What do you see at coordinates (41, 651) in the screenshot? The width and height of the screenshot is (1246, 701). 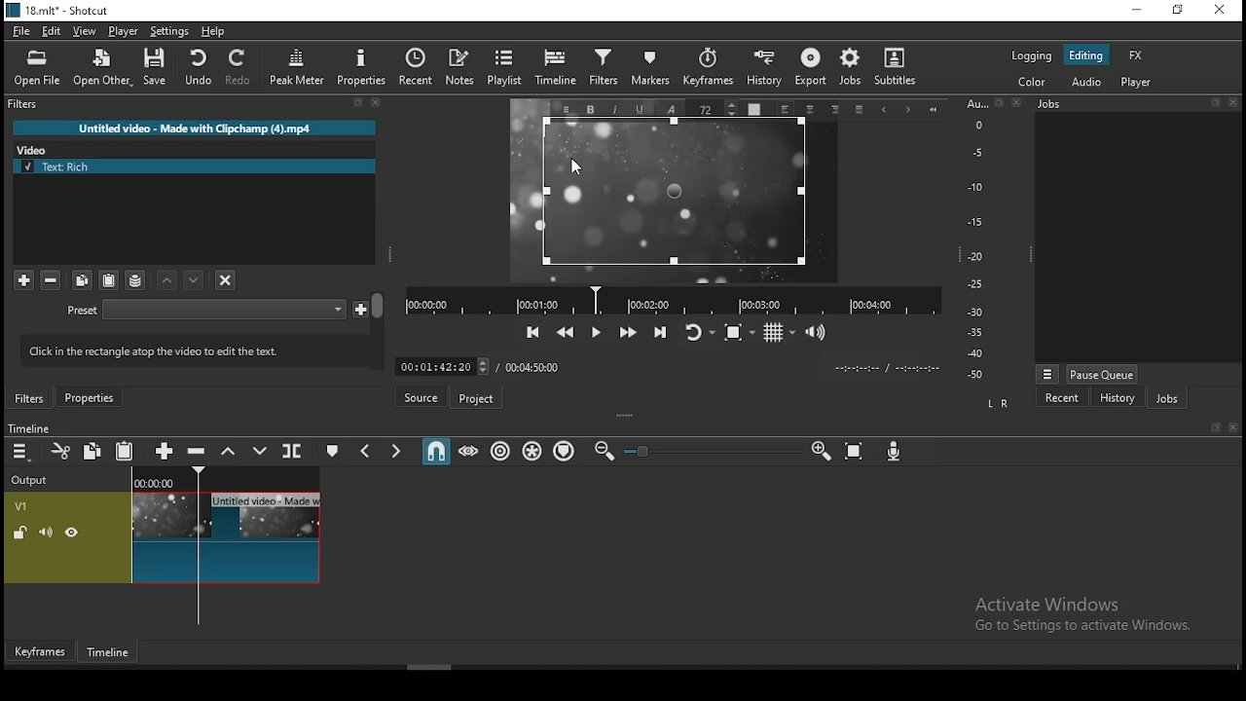 I see `keyframes` at bounding box center [41, 651].